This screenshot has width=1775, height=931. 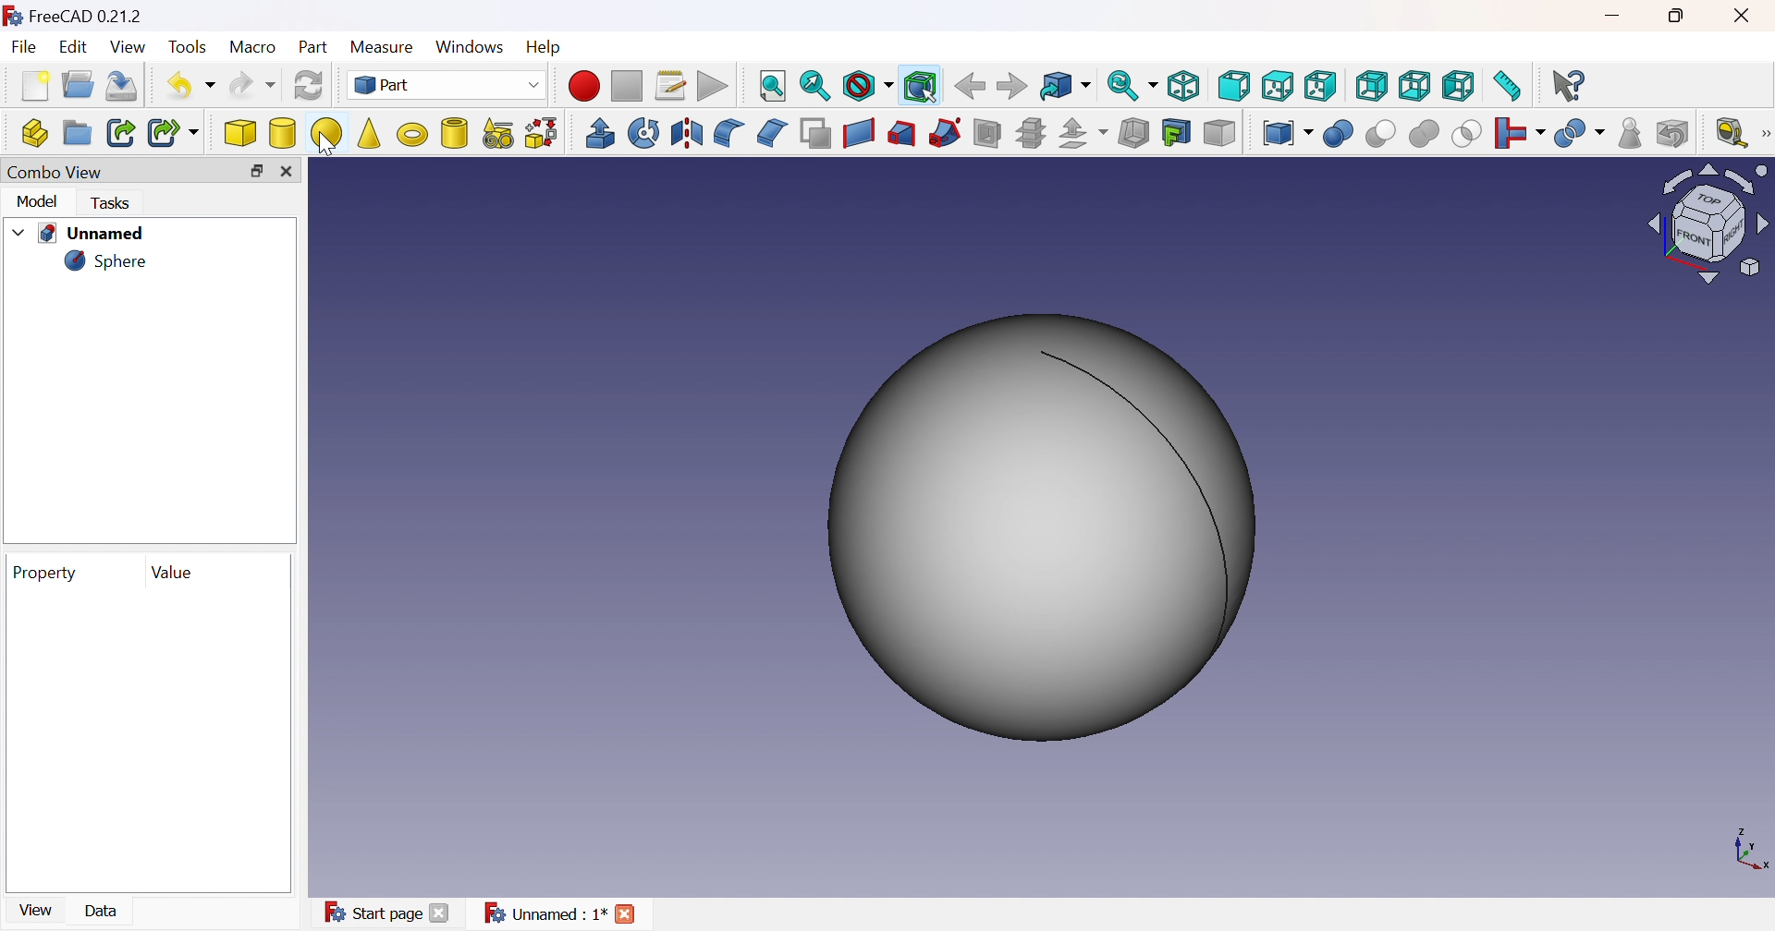 What do you see at coordinates (1752, 851) in the screenshot?
I see `x, y axis` at bounding box center [1752, 851].